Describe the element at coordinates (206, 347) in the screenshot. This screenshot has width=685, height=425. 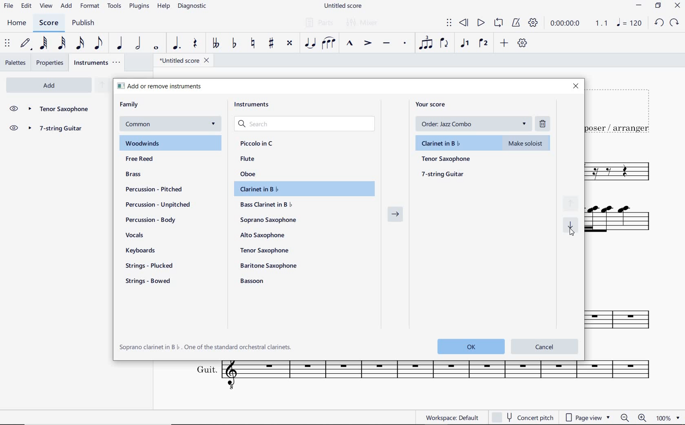
I see `information on Soprano clarinet` at that location.